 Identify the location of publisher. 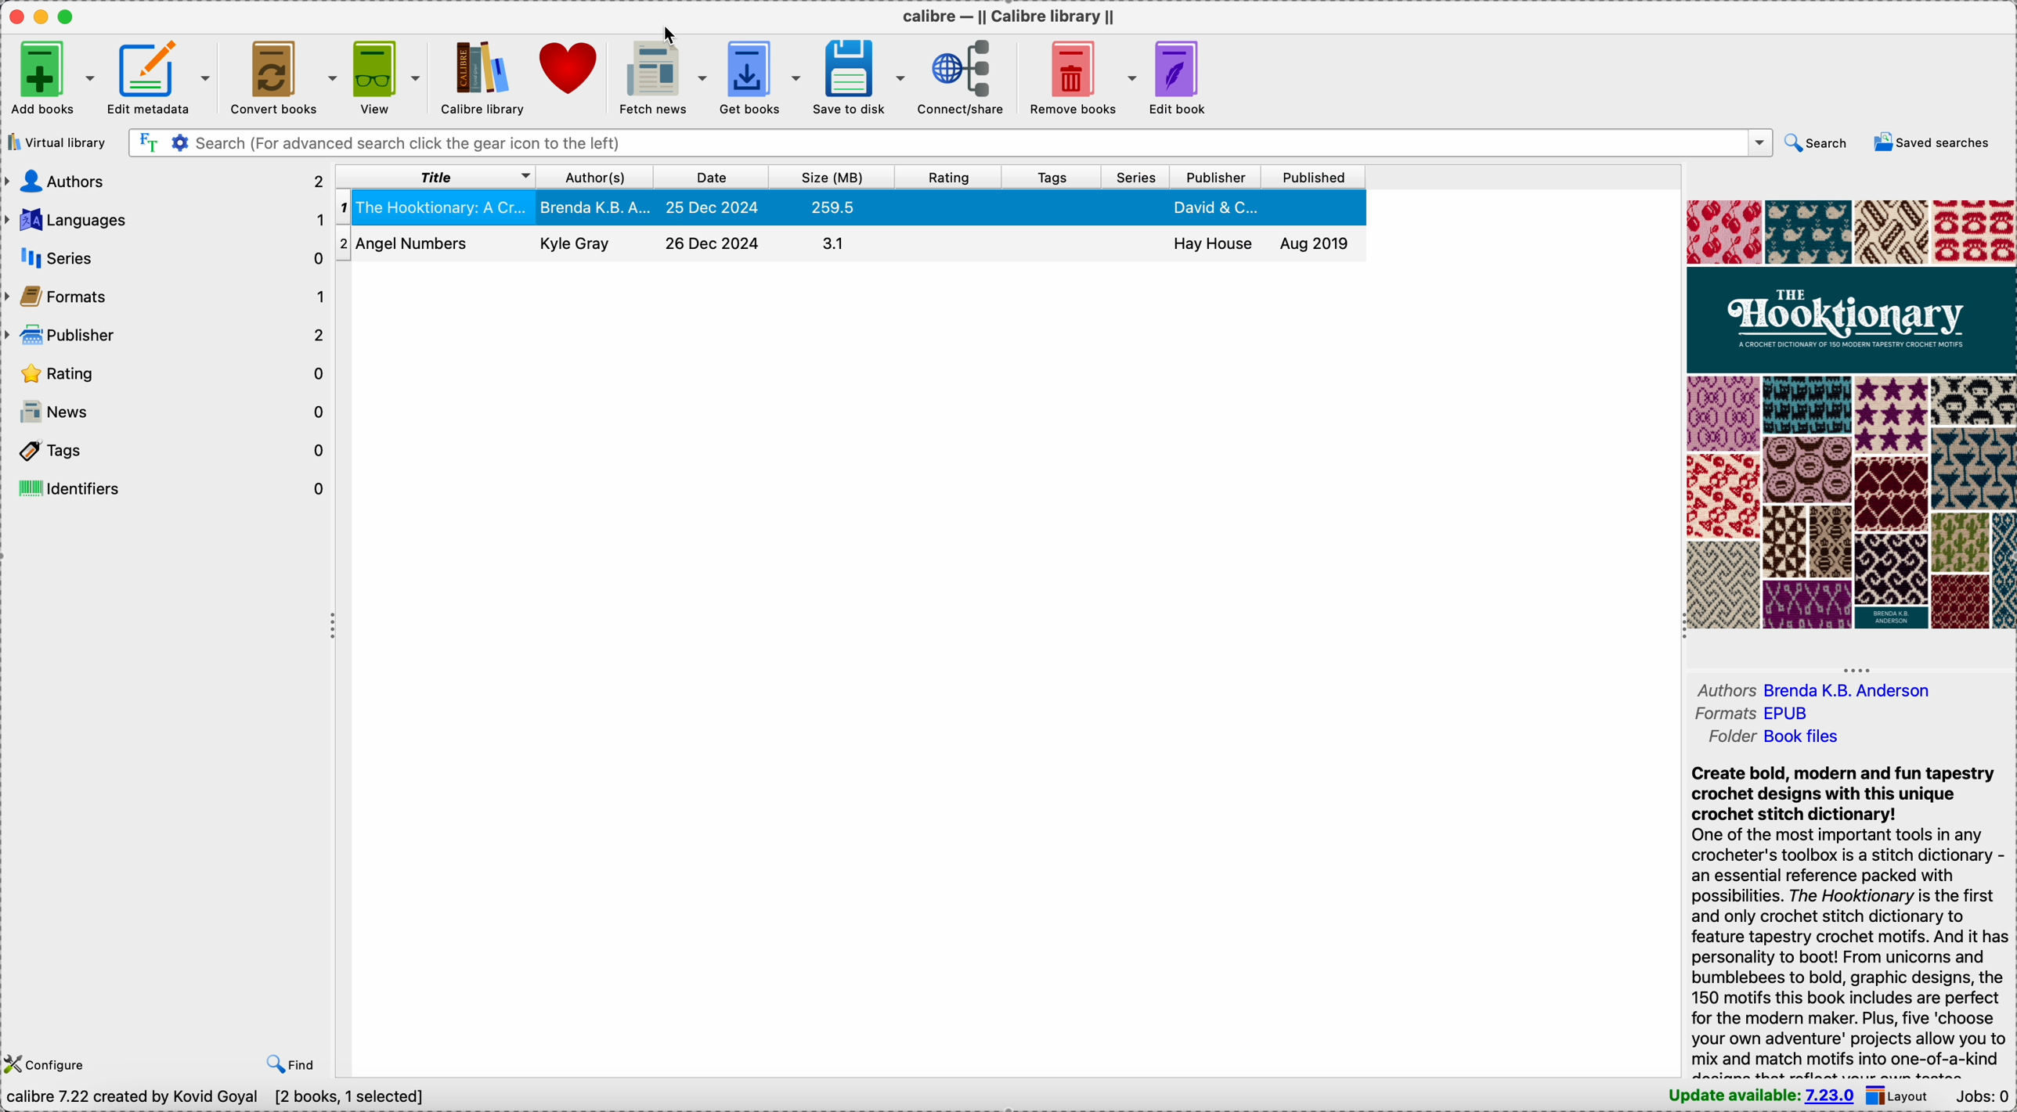
(1214, 178).